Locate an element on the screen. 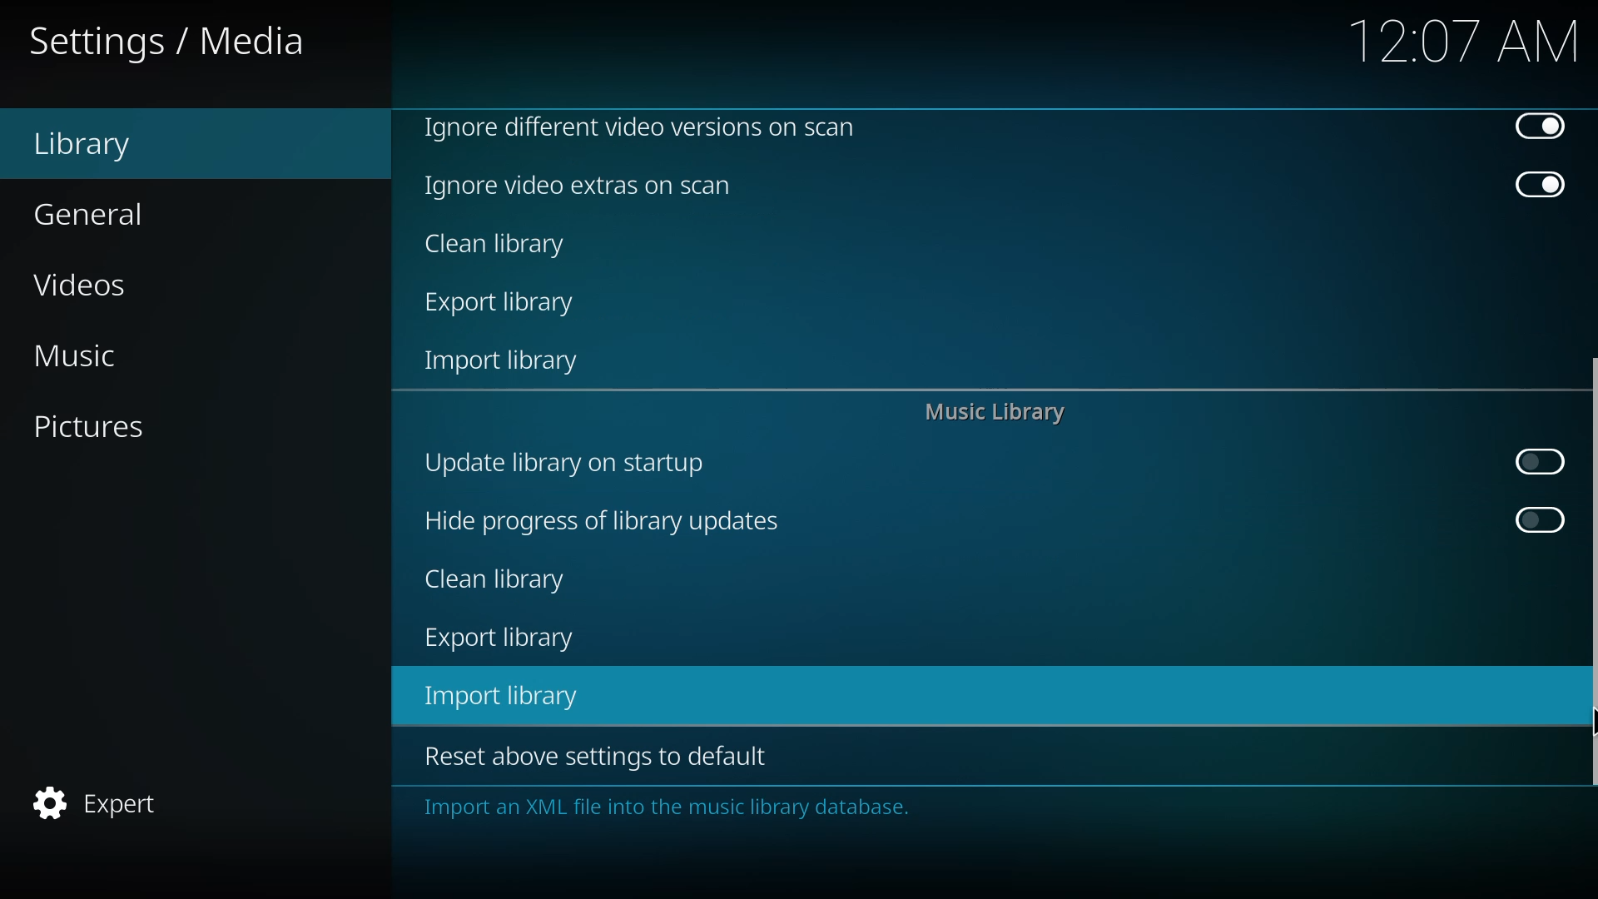 Image resolution: width=1598 pixels, height=899 pixels. music library is located at coordinates (992, 415).